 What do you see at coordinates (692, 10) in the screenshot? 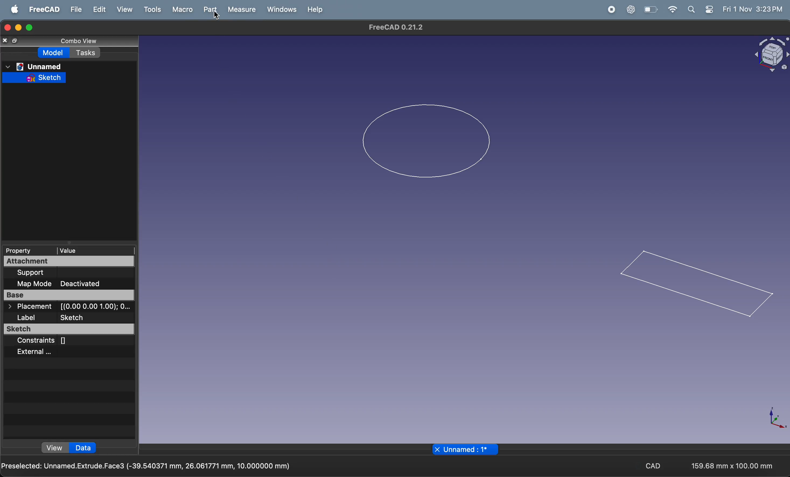
I see `search` at bounding box center [692, 10].